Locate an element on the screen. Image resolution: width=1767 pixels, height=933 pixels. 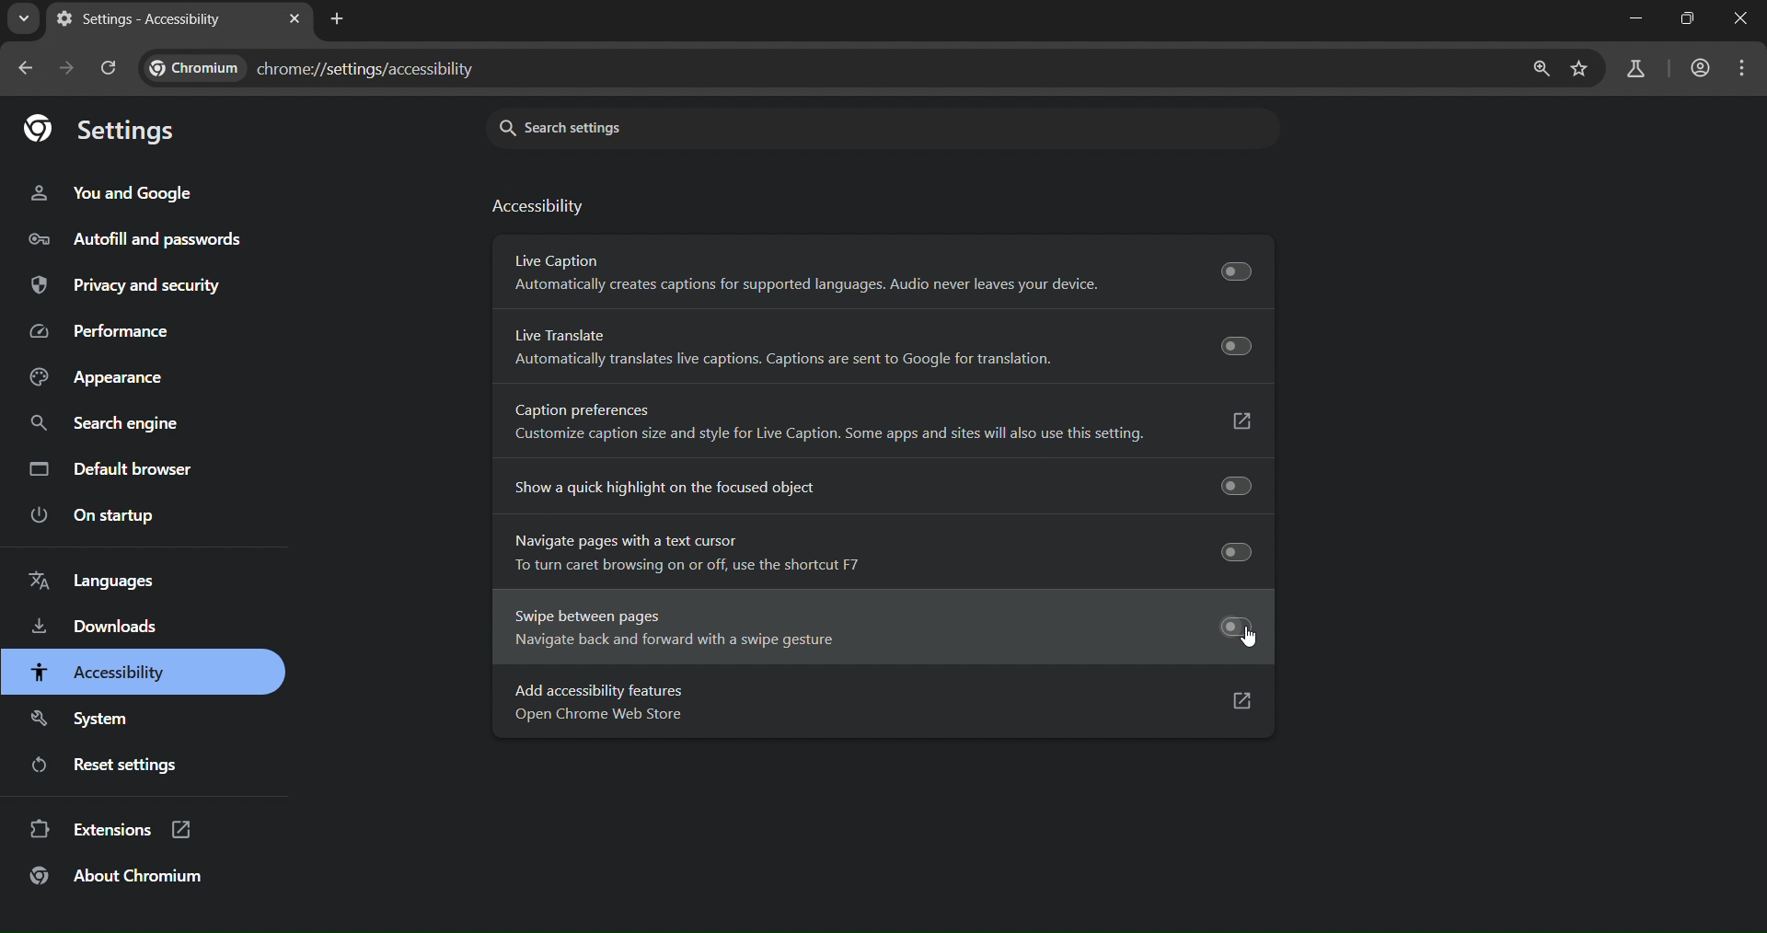
close is located at coordinates (1735, 25).